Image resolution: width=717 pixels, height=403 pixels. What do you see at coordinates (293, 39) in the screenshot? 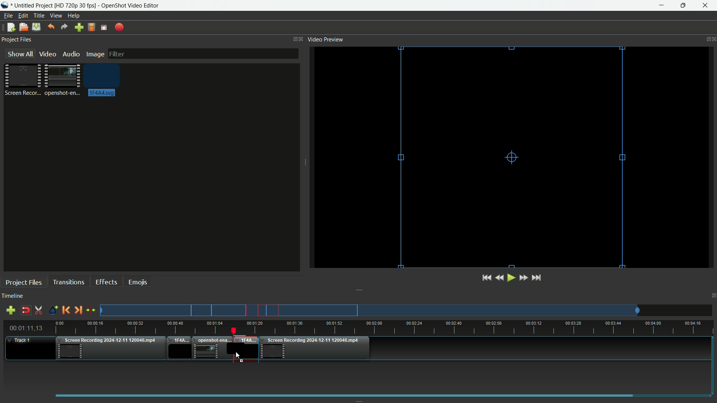
I see `Change layout` at bounding box center [293, 39].